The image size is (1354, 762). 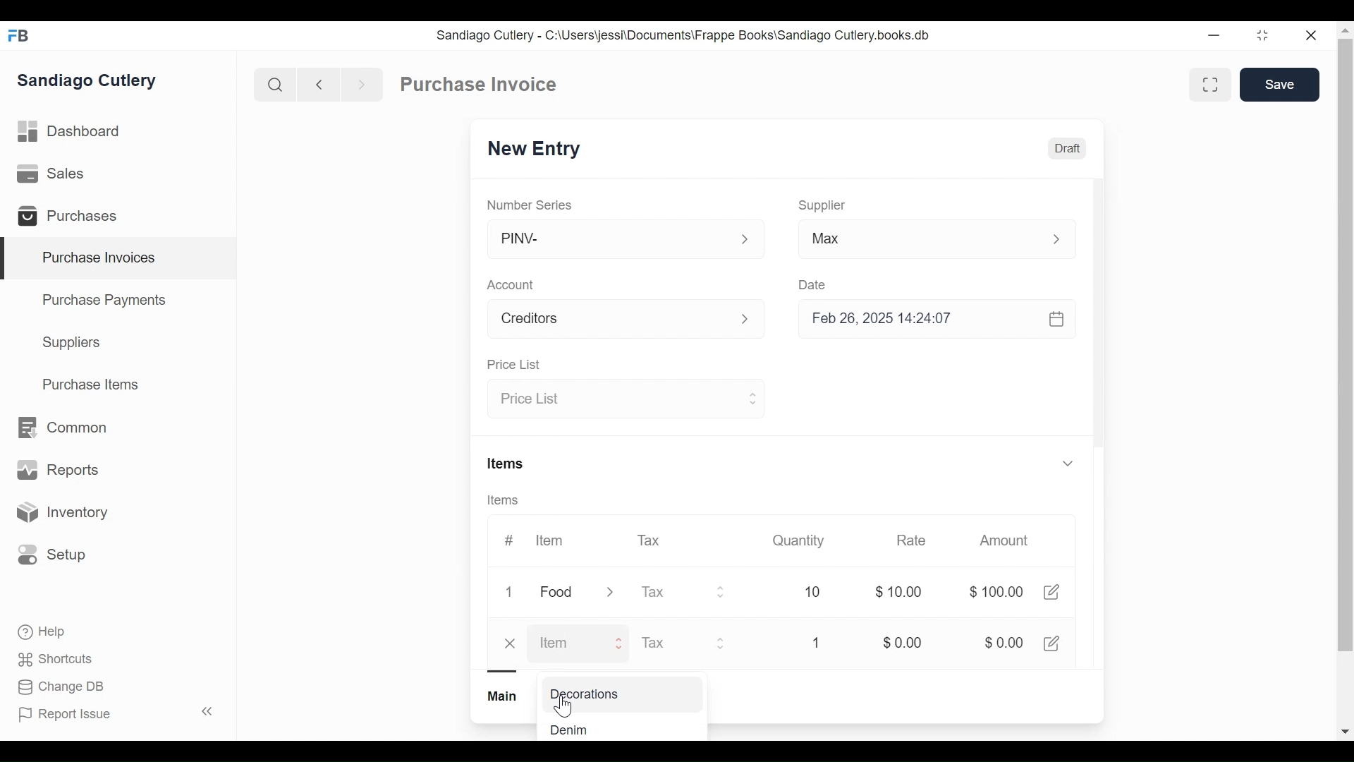 What do you see at coordinates (504, 464) in the screenshot?
I see `Items` at bounding box center [504, 464].